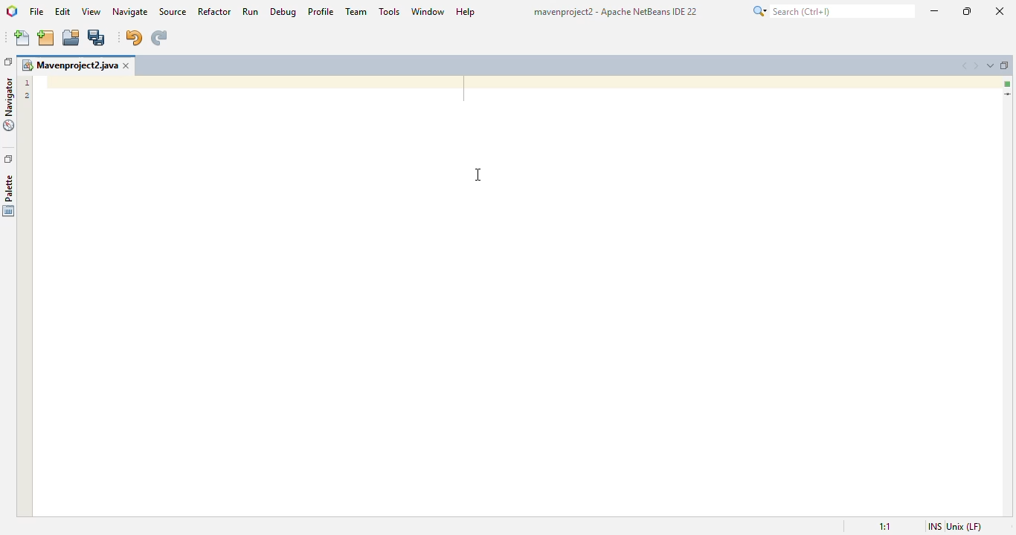  I want to click on undo, so click(135, 38).